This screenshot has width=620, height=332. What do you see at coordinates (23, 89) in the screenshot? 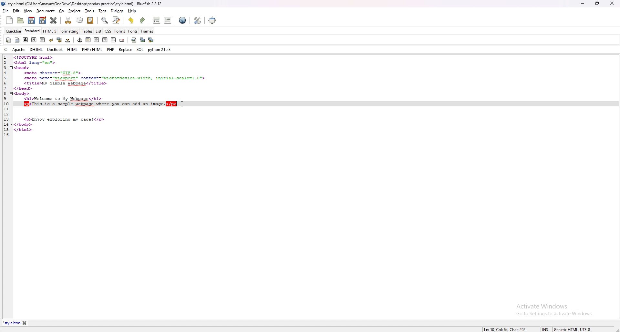
I see `</head>` at bounding box center [23, 89].